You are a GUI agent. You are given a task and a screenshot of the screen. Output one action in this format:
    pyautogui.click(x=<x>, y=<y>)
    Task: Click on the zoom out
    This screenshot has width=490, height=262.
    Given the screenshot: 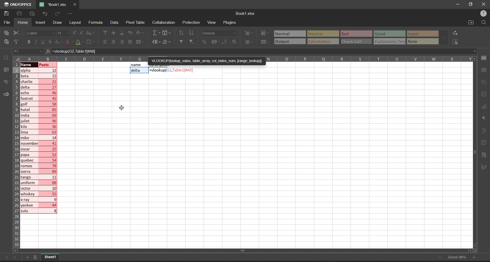 What is the action you would take?
    pyautogui.click(x=439, y=258)
    